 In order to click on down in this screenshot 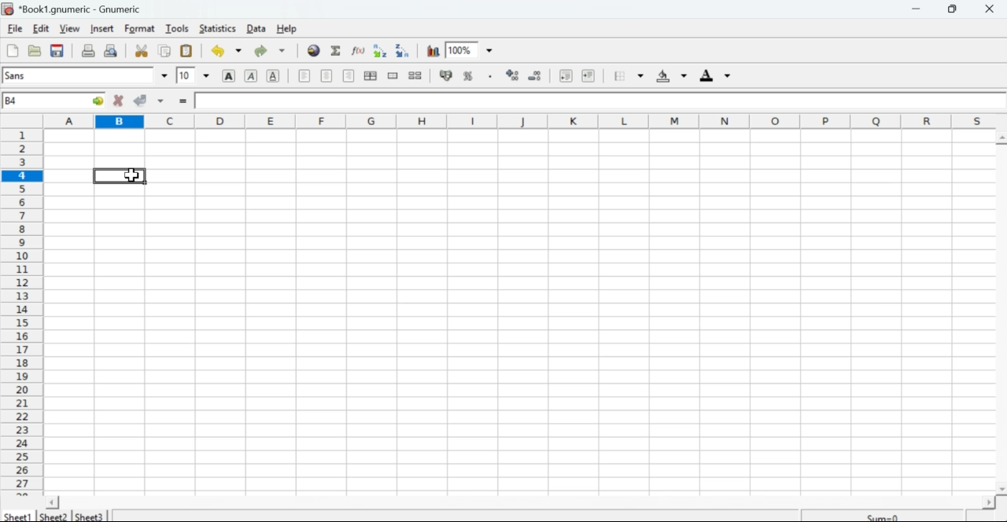, I will do `click(208, 75)`.